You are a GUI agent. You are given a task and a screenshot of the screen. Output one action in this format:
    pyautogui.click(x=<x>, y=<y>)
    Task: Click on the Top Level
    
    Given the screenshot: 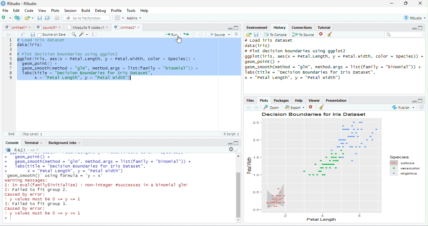 What is the action you would take?
    pyautogui.click(x=32, y=134)
    